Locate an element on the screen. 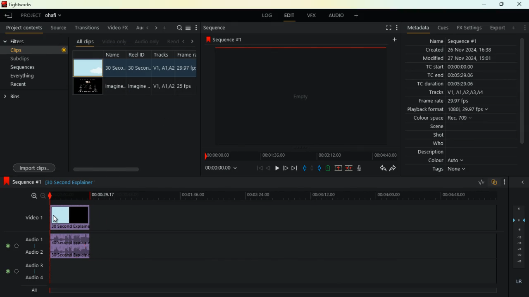 Image resolution: width=529 pixels, height=297 pixels. merge is located at coordinates (348, 168).